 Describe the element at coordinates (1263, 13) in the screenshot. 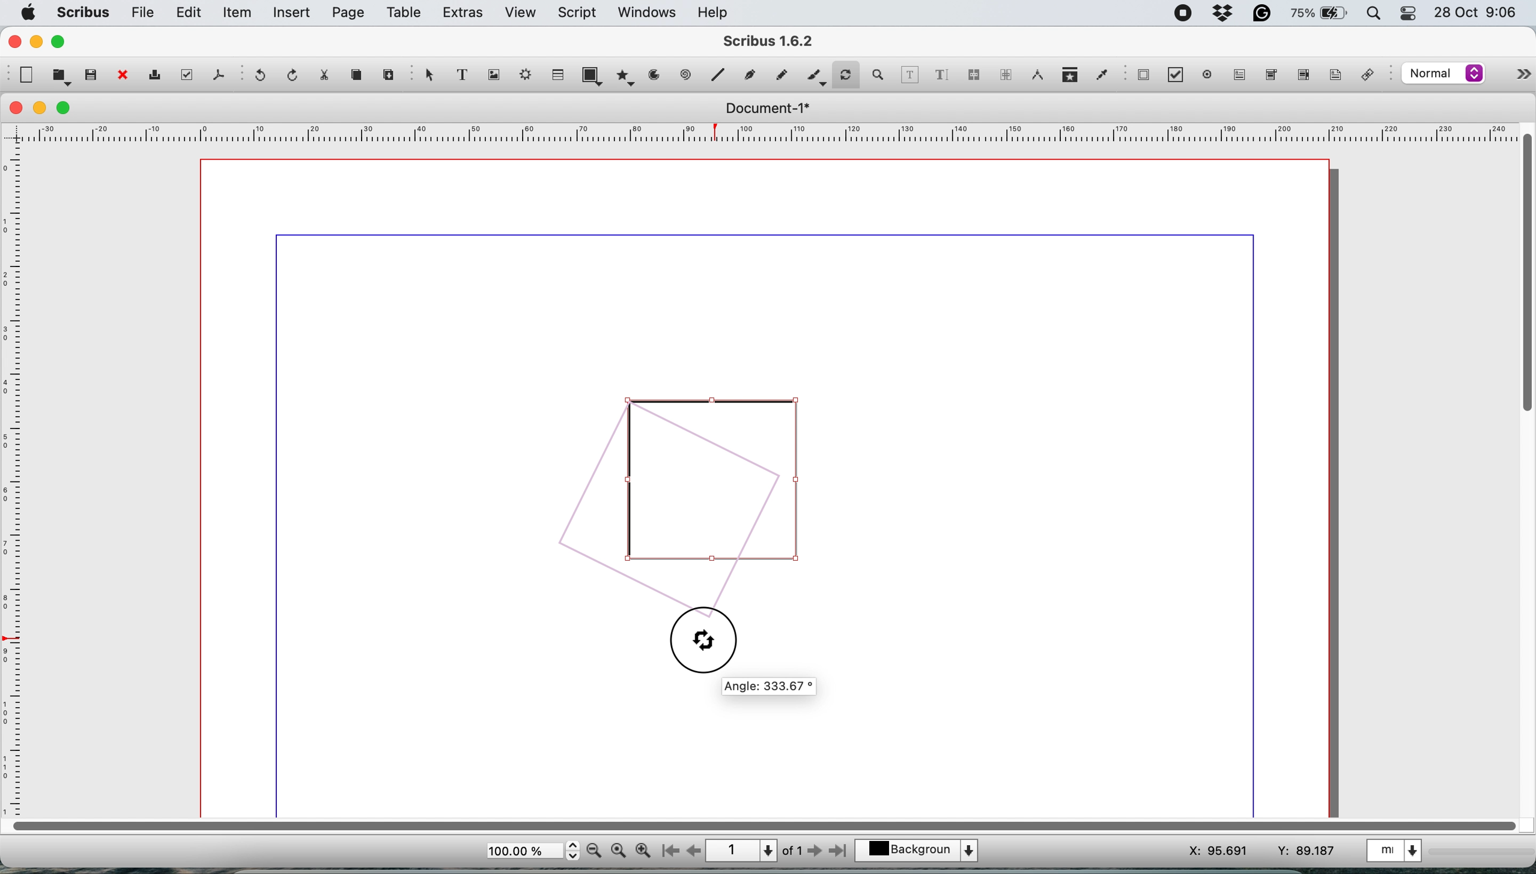

I see `grammarly` at that location.